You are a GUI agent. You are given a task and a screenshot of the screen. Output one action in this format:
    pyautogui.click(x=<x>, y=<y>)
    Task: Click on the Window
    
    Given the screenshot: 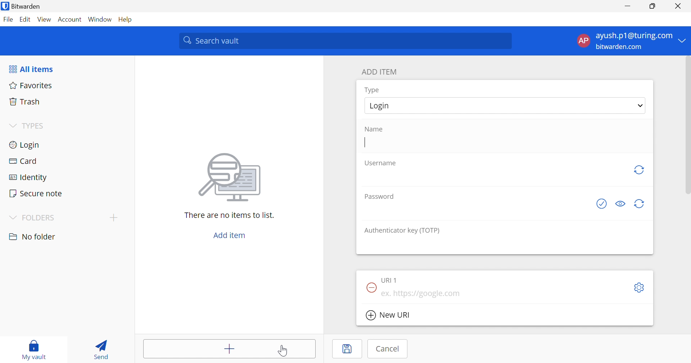 What is the action you would take?
    pyautogui.click(x=101, y=20)
    